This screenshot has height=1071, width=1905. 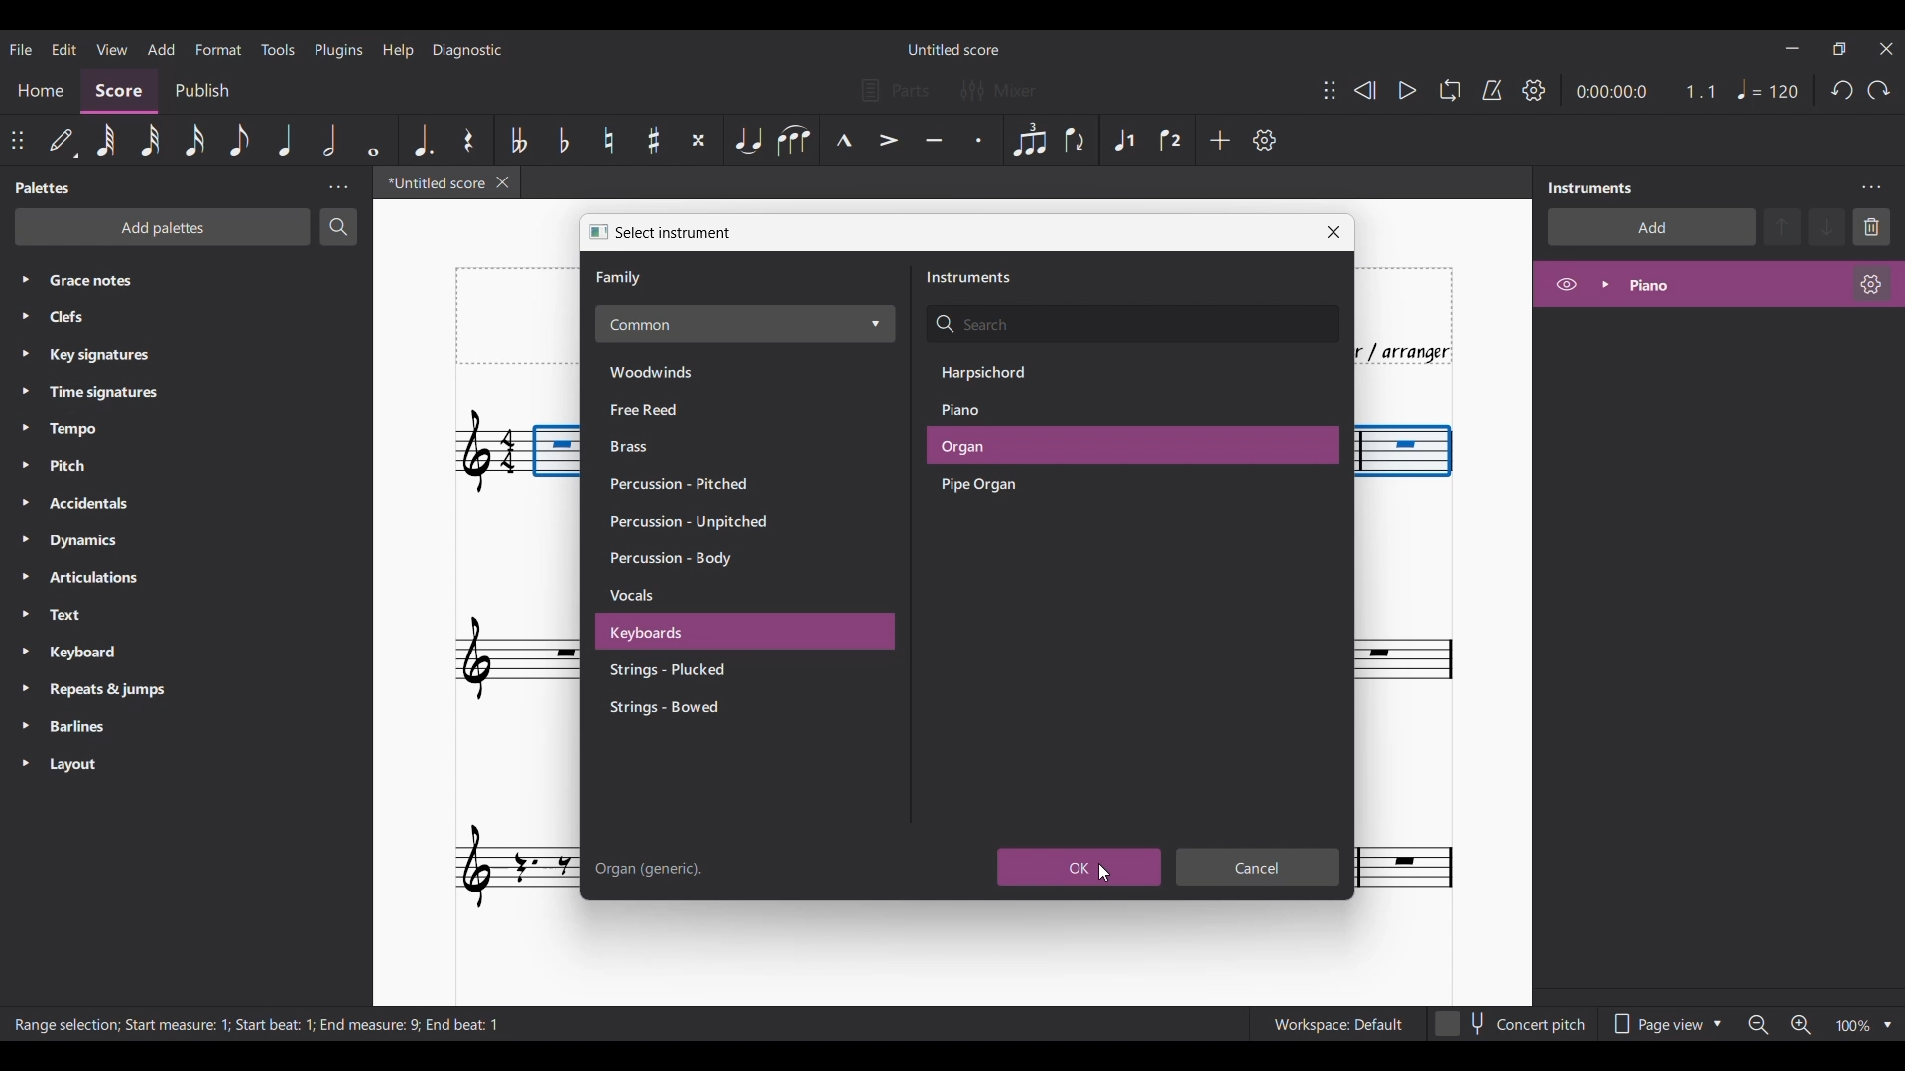 What do you see at coordinates (1512, 1023) in the screenshot?
I see `Toggle content pitch` at bounding box center [1512, 1023].